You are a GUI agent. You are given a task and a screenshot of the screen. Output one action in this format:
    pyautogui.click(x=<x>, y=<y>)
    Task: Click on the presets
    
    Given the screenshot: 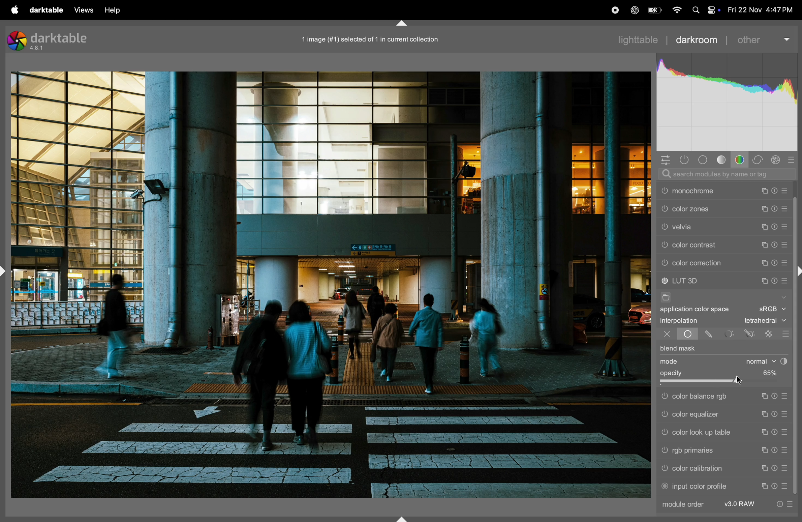 What is the action you would take?
    pyautogui.click(x=784, y=468)
    